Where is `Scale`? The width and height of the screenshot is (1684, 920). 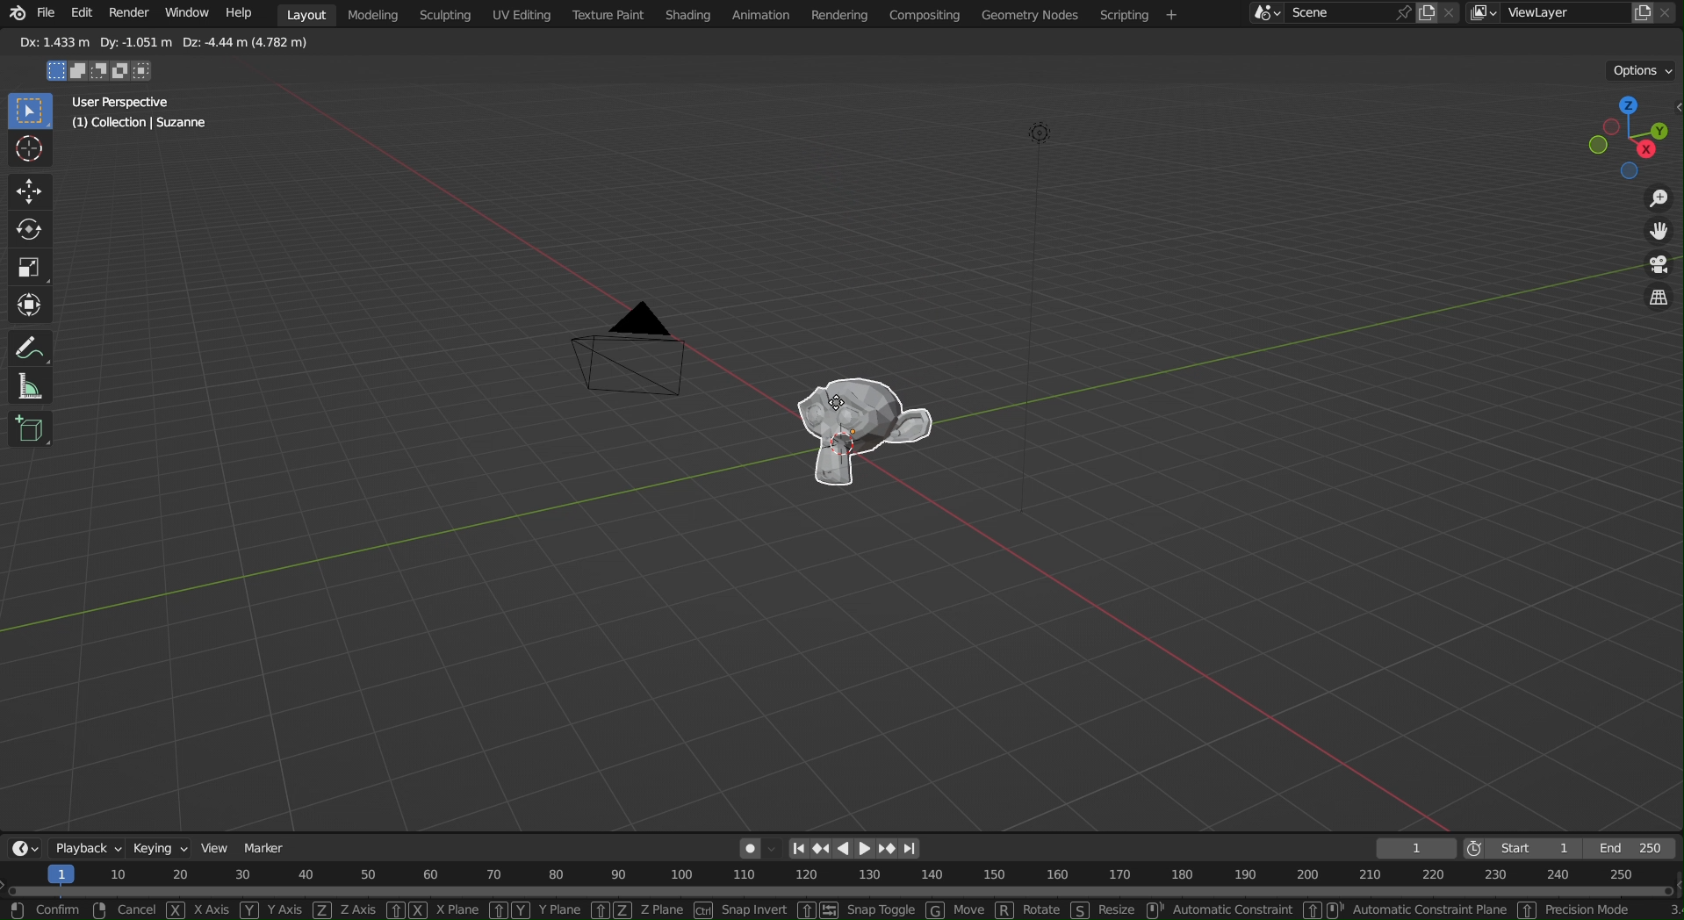 Scale is located at coordinates (25, 263).